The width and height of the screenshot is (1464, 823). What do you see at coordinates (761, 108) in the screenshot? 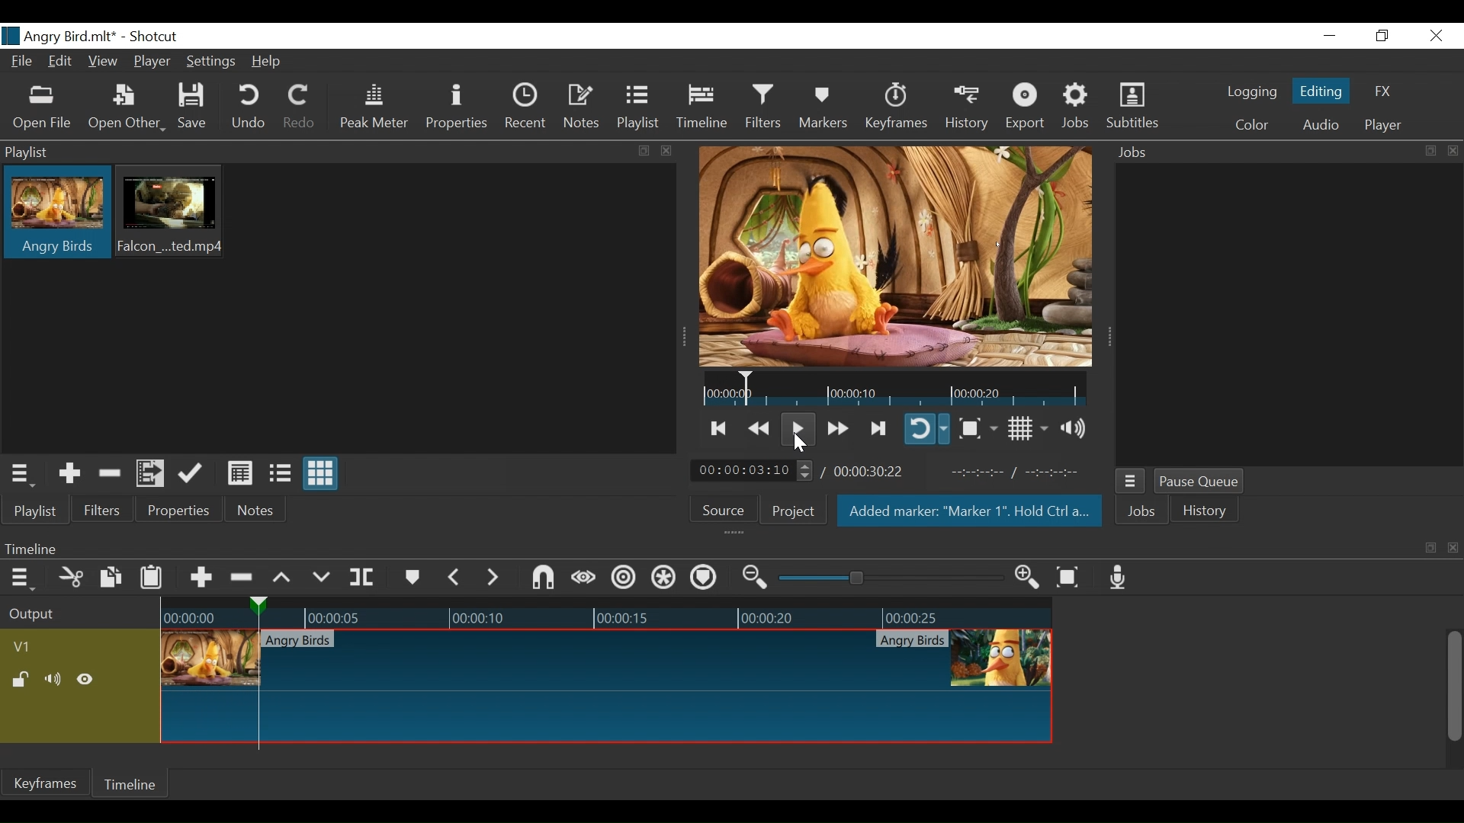
I see `Filters` at bounding box center [761, 108].